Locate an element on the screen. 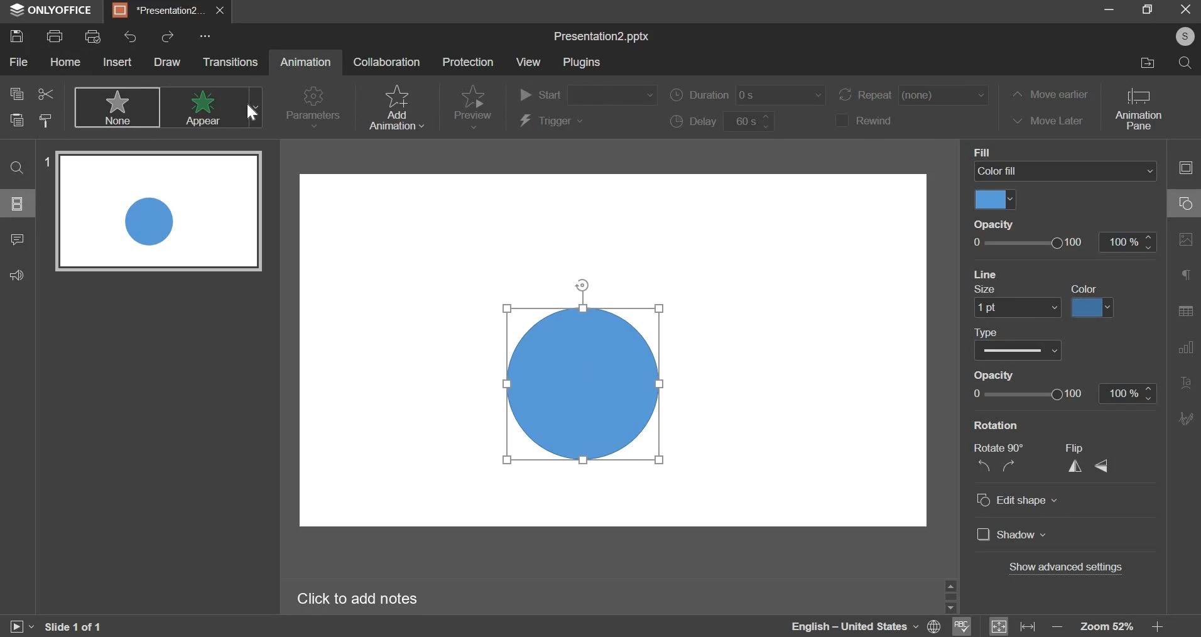 The height and width of the screenshot is (637, 1201). Plug is located at coordinates (584, 63).